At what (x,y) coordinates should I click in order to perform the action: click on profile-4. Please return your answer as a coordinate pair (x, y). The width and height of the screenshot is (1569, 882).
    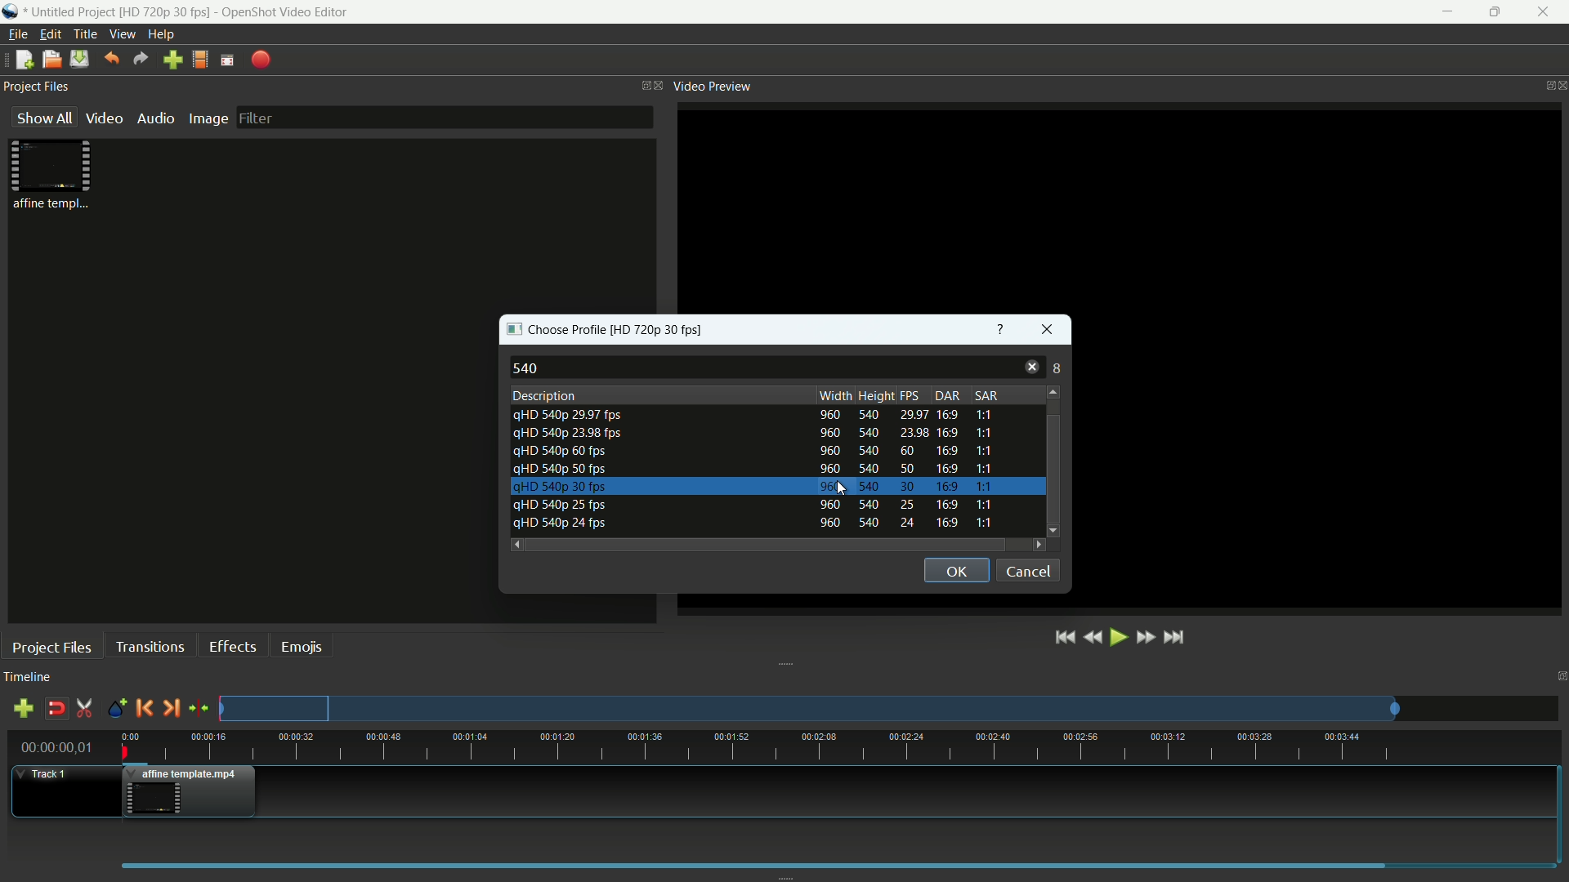
    Looking at the image, I should click on (758, 450).